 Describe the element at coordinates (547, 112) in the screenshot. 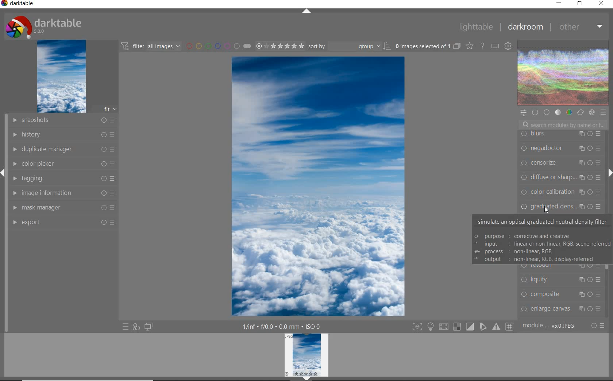

I see `BASE` at that location.